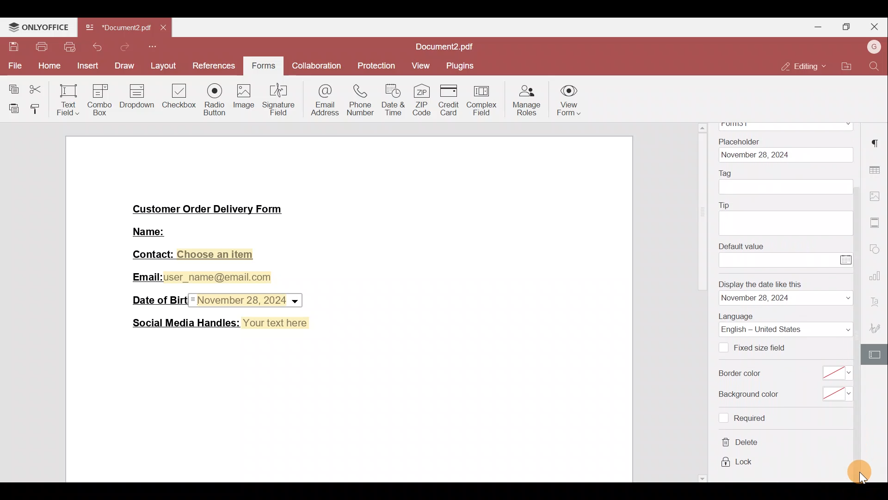 The width and height of the screenshot is (888, 500). What do you see at coordinates (194, 255) in the screenshot?
I see `Contact: Choose an item` at bounding box center [194, 255].